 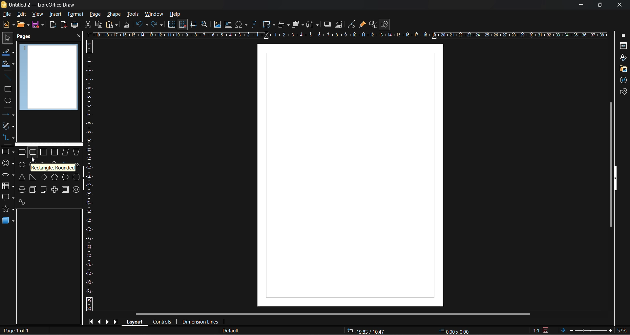 What do you see at coordinates (107, 321) in the screenshot?
I see `next` at bounding box center [107, 321].